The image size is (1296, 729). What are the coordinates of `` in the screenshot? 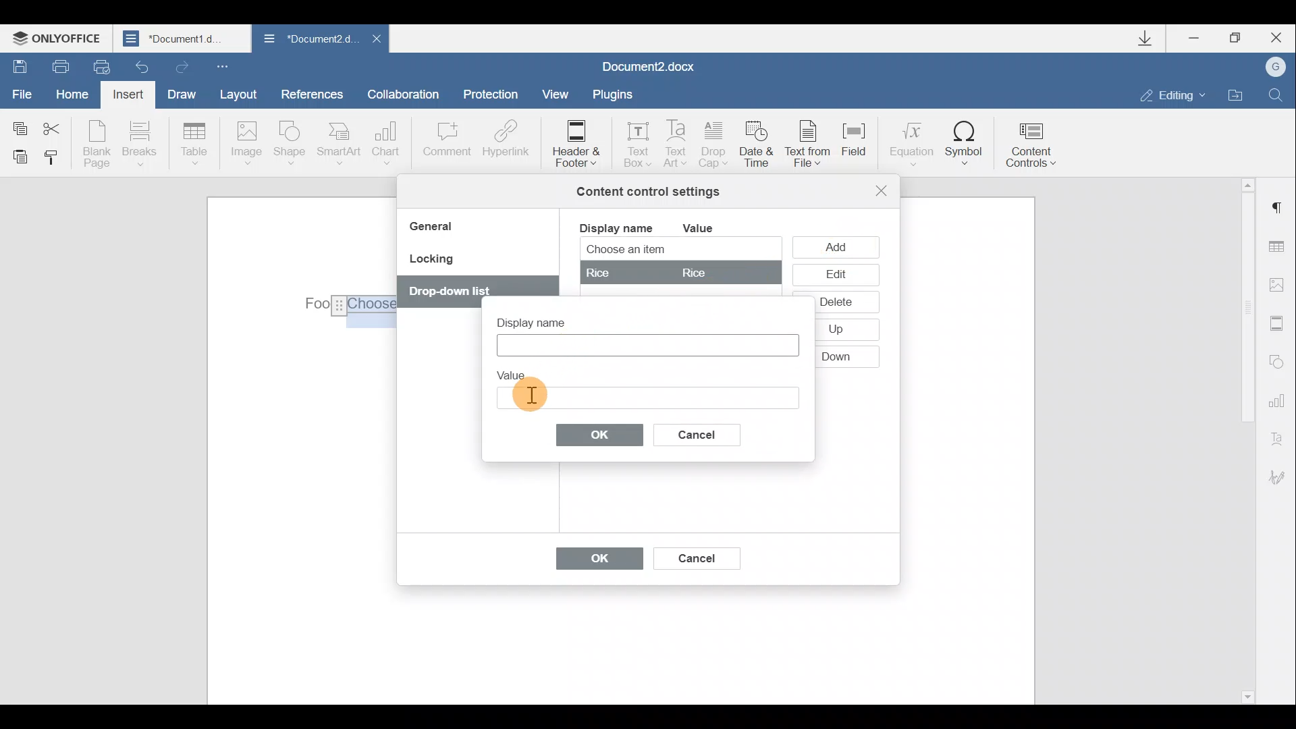 It's located at (835, 302).